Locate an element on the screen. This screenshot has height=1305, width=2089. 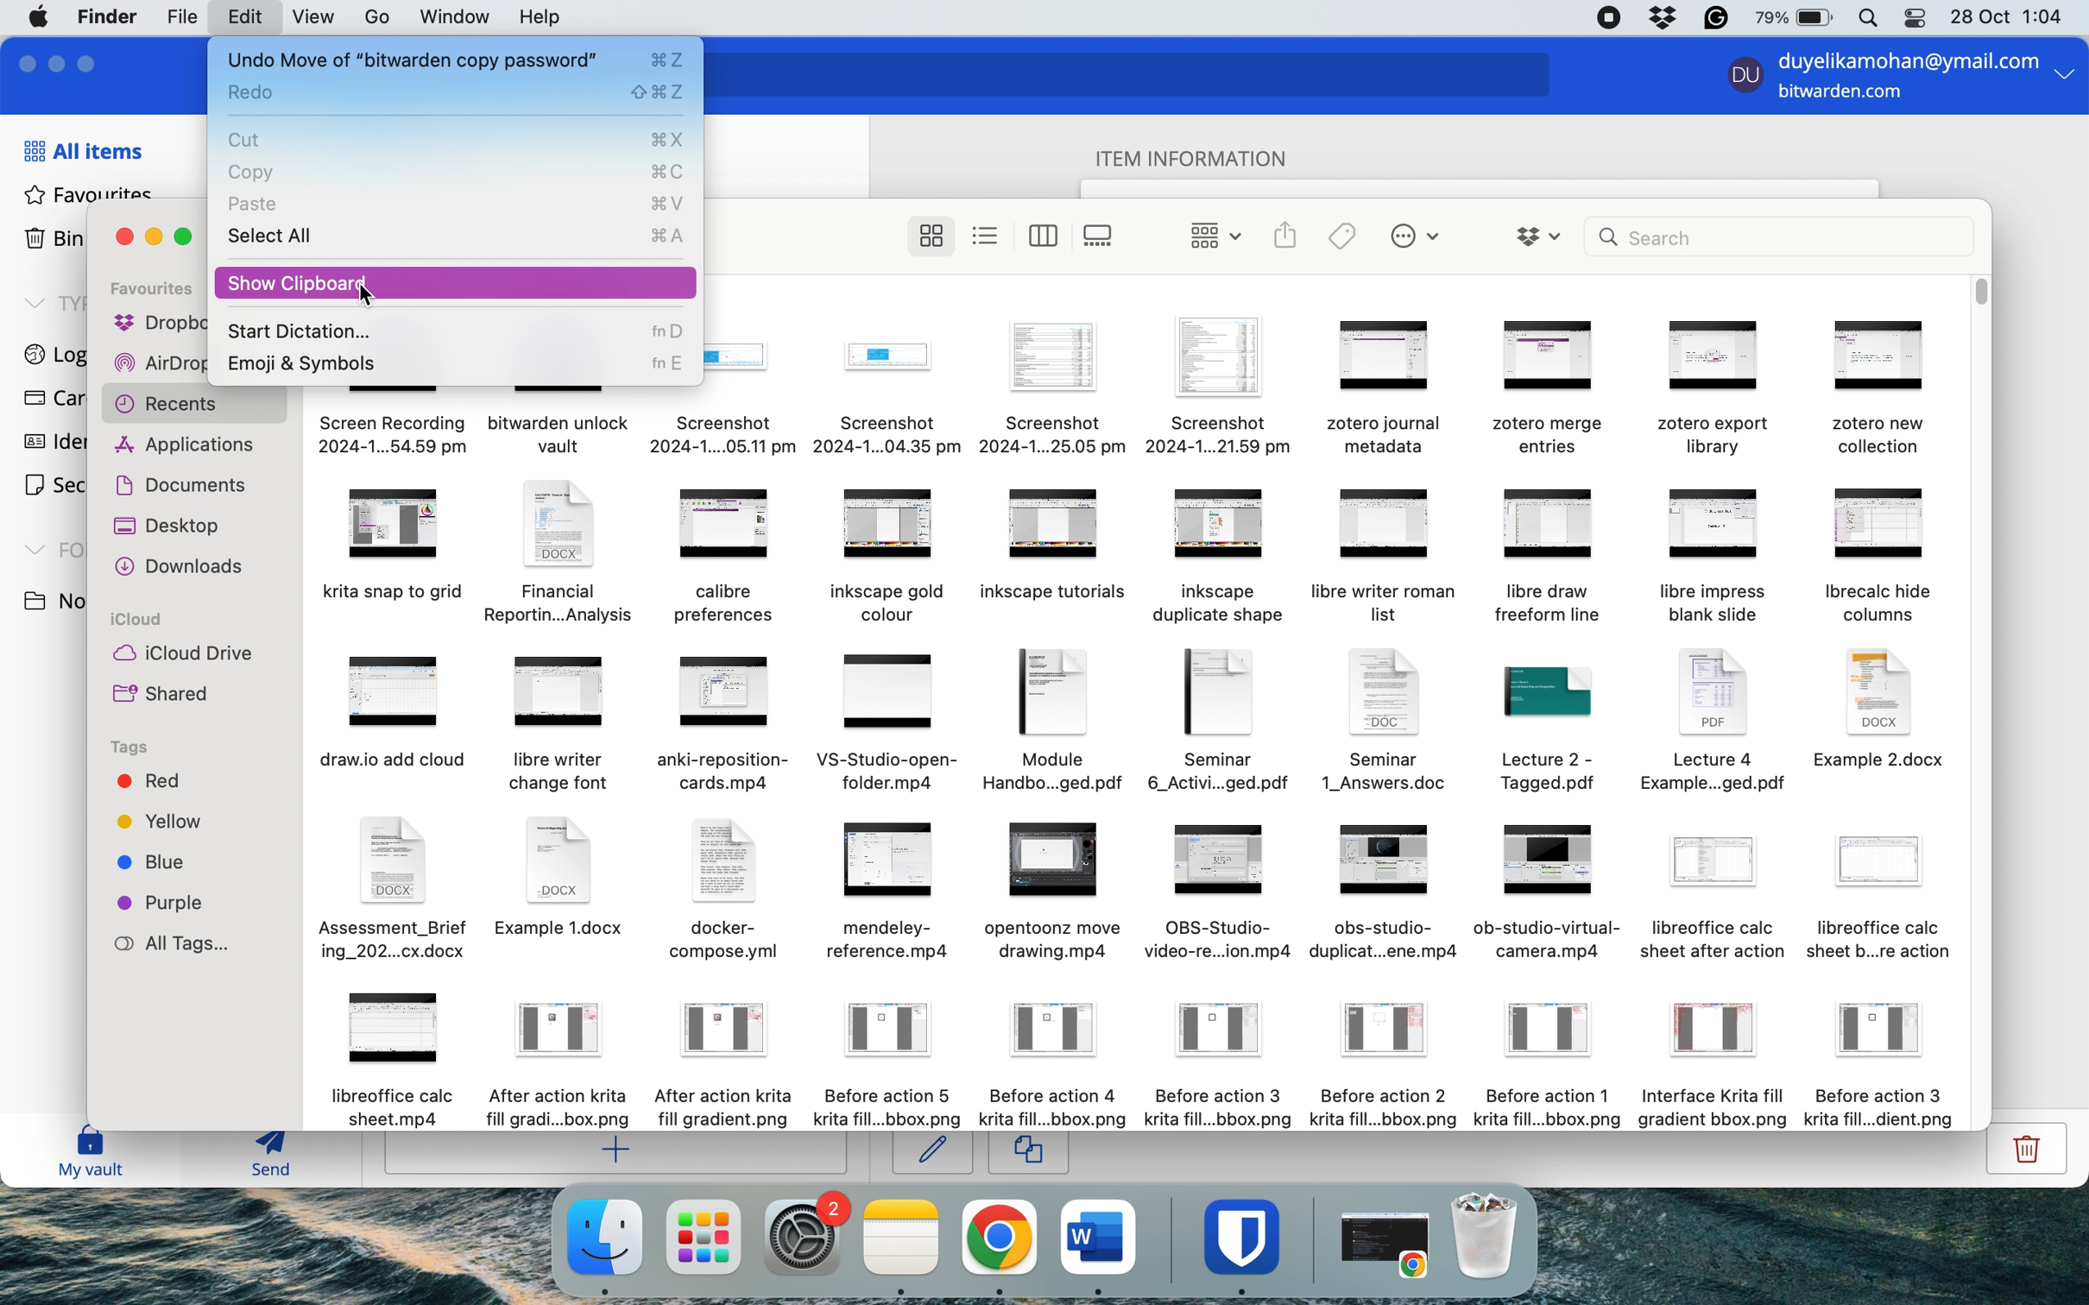
close is located at coordinates (125, 236).